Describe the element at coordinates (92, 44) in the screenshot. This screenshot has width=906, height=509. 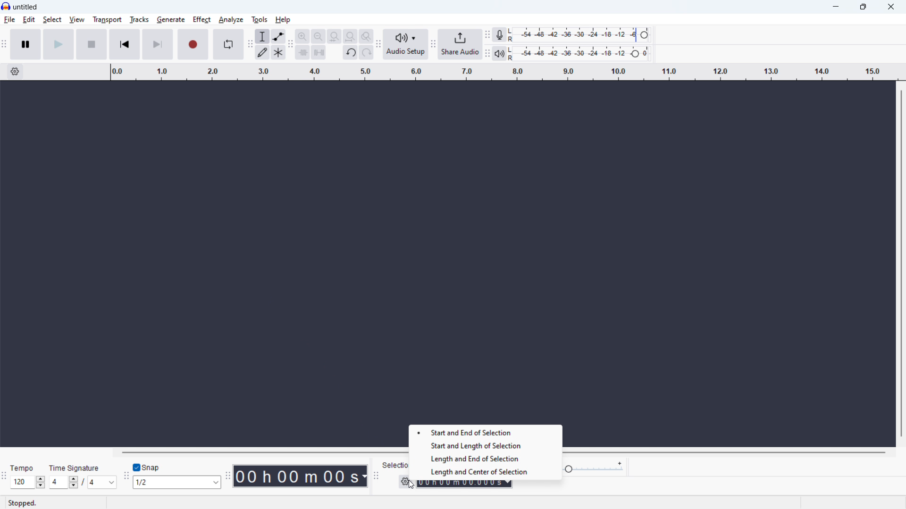
I see `stop` at that location.